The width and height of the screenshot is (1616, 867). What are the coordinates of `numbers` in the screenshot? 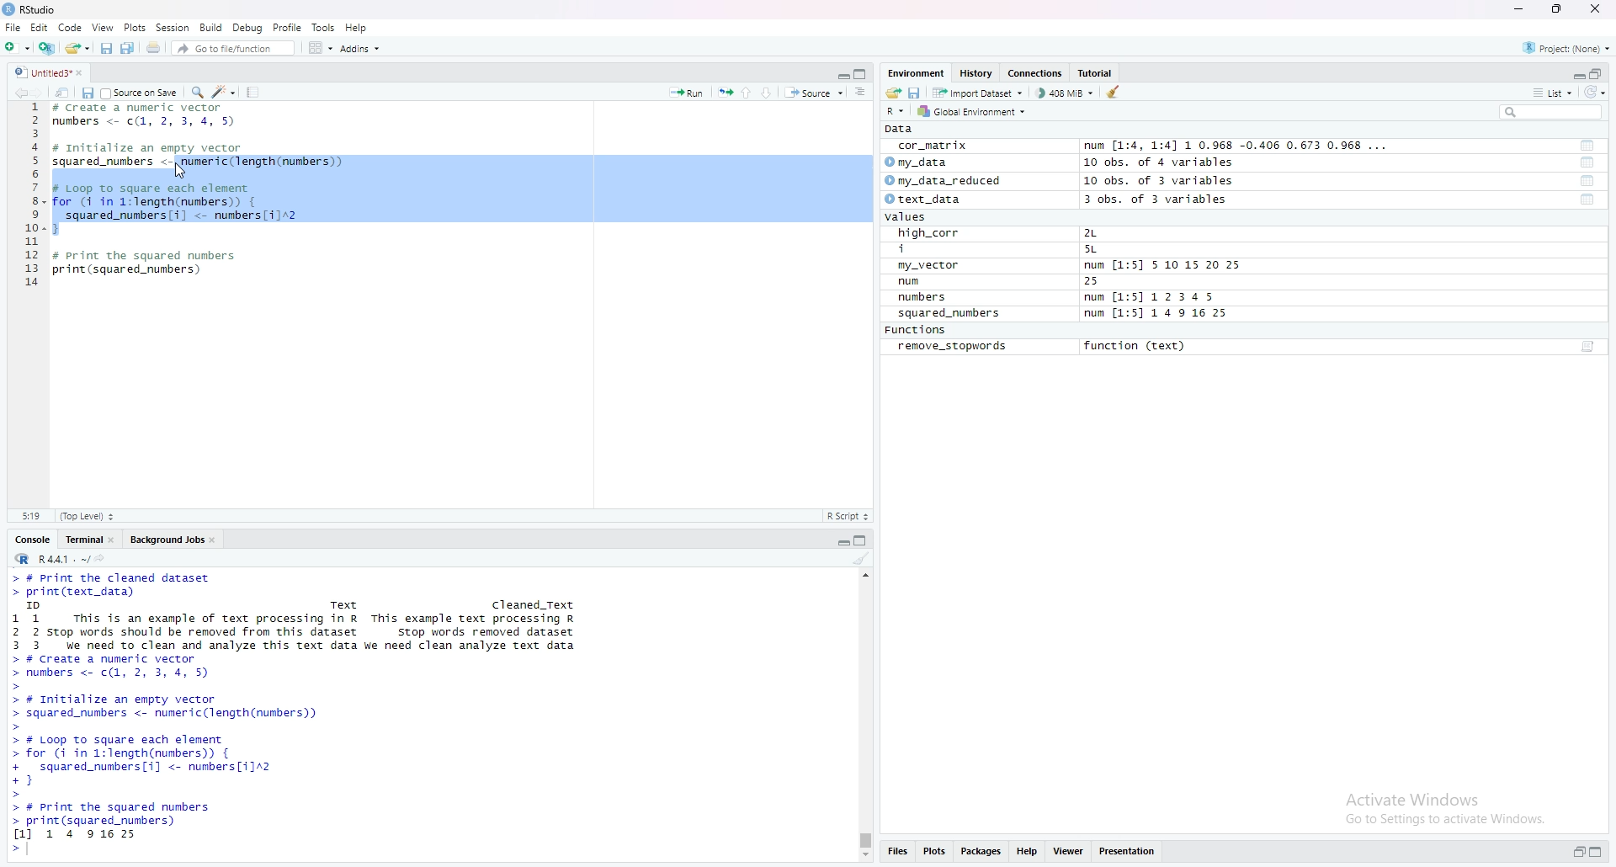 It's located at (926, 298).